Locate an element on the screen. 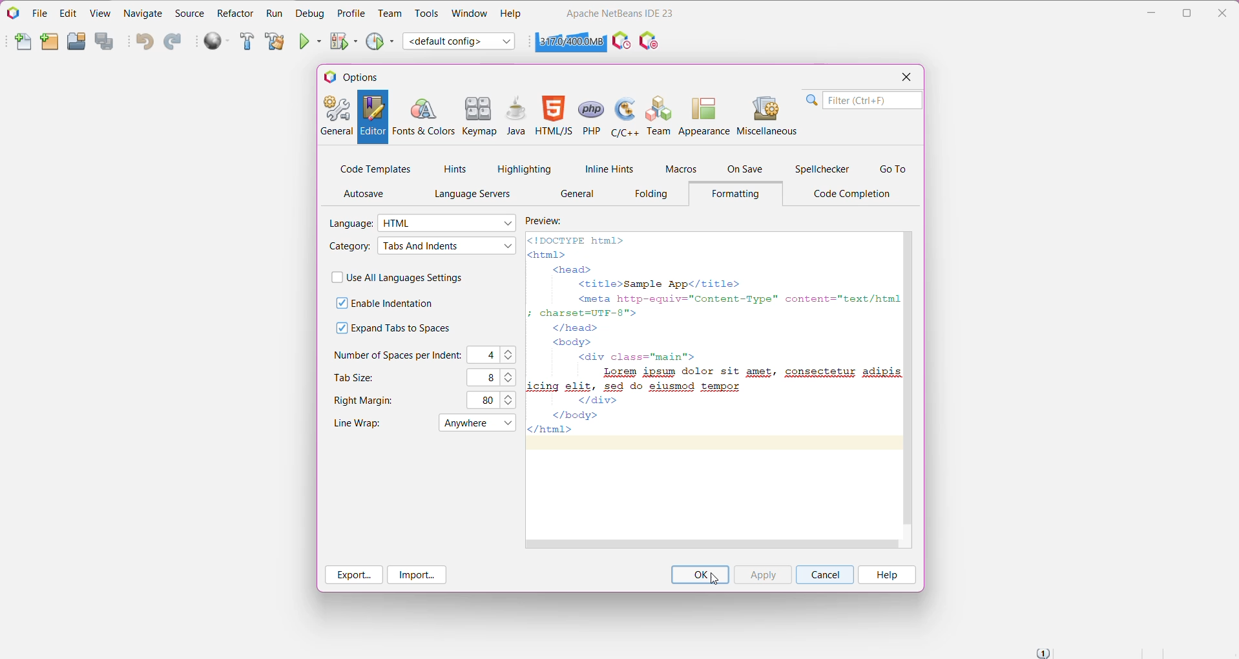 The width and height of the screenshot is (1239, 659). Appearance is located at coordinates (703, 114).